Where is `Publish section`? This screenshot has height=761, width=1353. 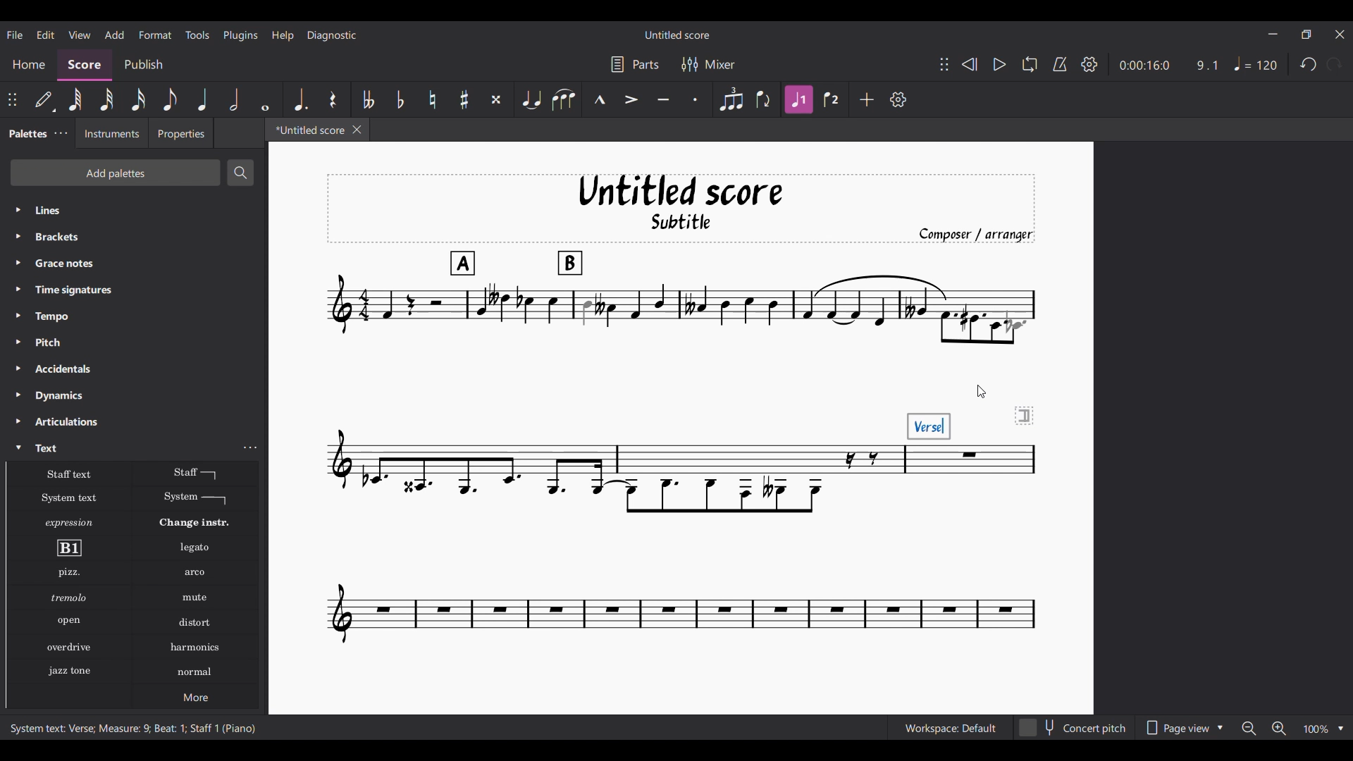
Publish section is located at coordinates (143, 65).